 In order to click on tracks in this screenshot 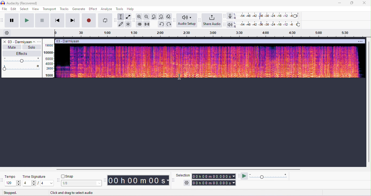, I will do `click(64, 9)`.